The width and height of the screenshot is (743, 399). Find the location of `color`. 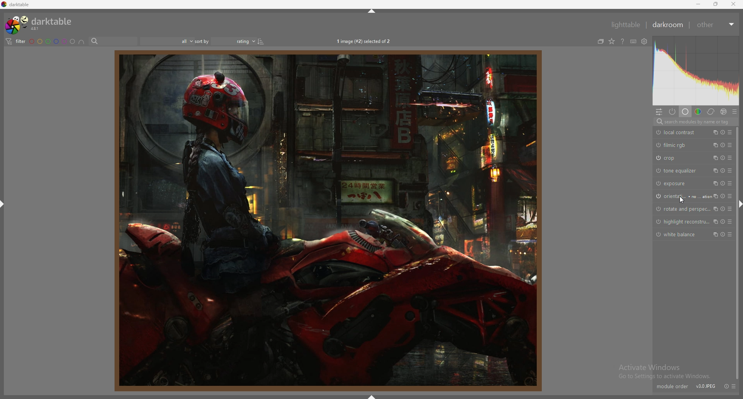

color is located at coordinates (698, 112).